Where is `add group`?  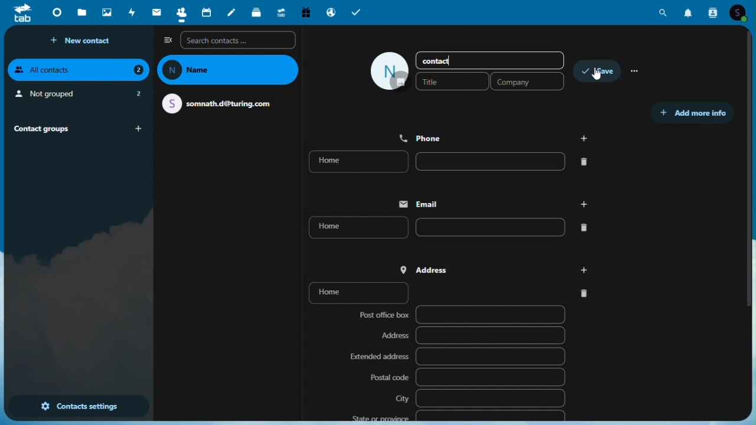
add group is located at coordinates (140, 129).